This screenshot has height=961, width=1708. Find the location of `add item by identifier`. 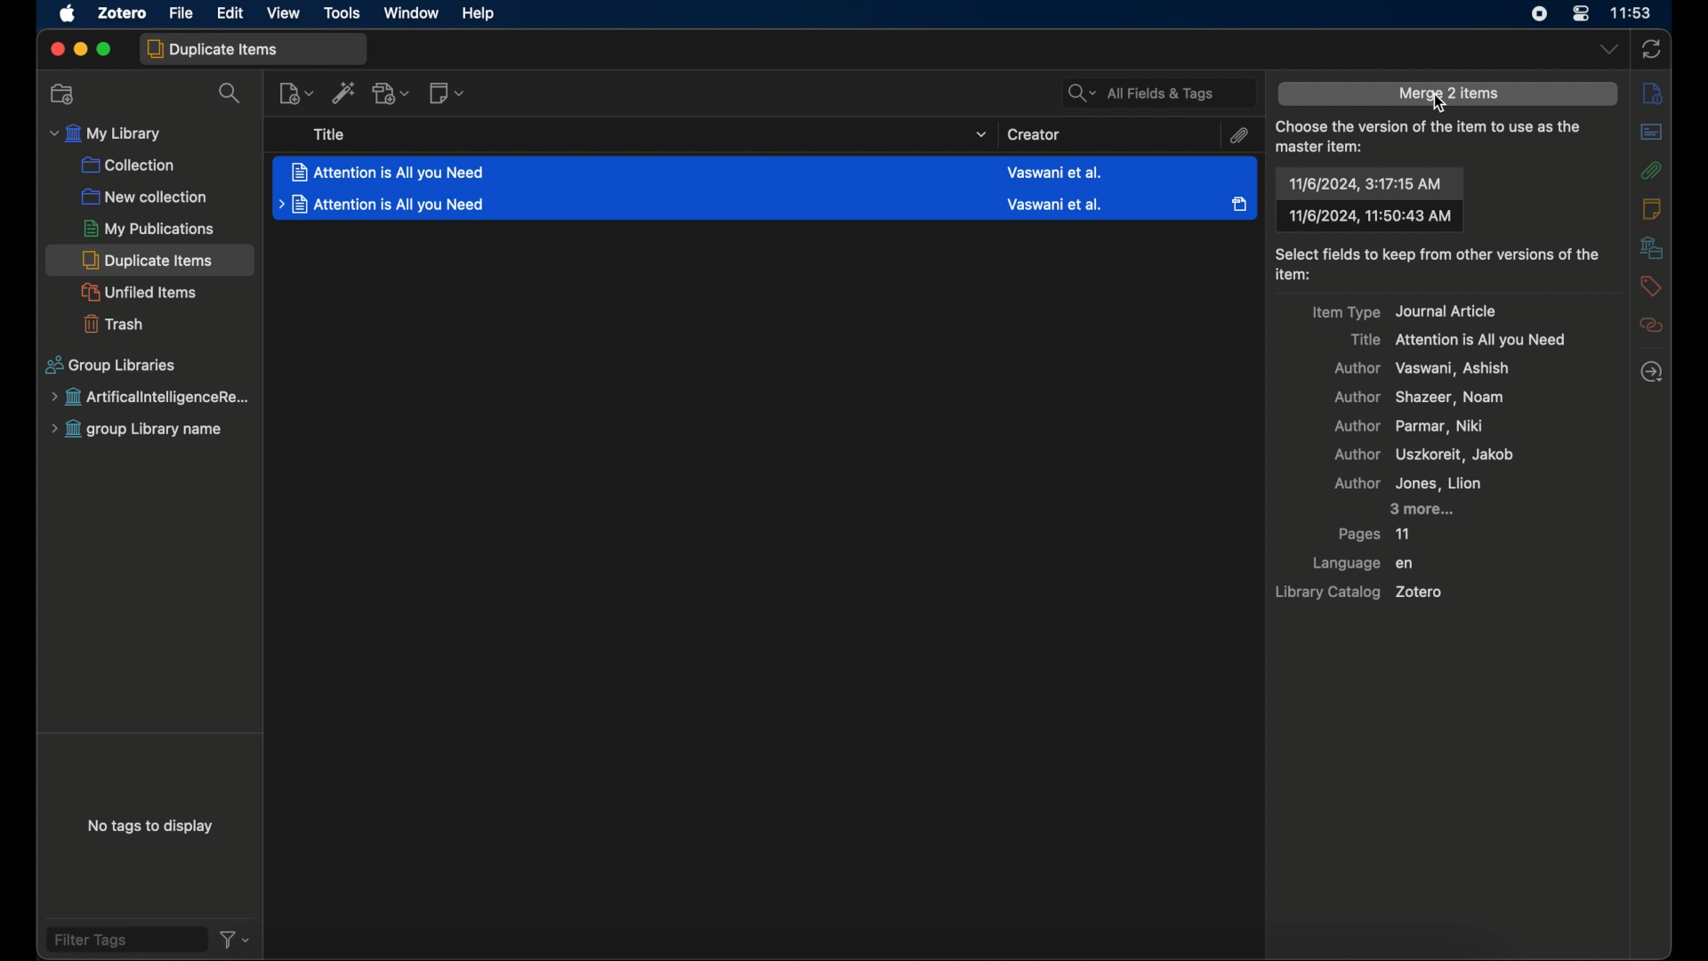

add item by identifier is located at coordinates (344, 93).